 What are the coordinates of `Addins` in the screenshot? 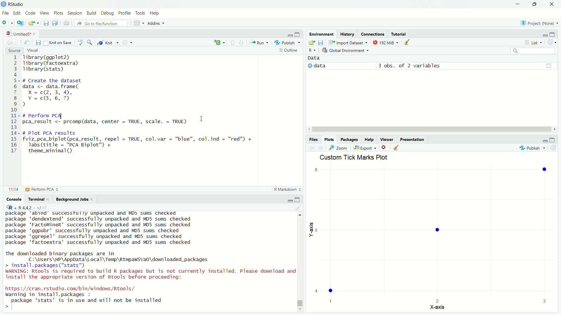 It's located at (156, 23).